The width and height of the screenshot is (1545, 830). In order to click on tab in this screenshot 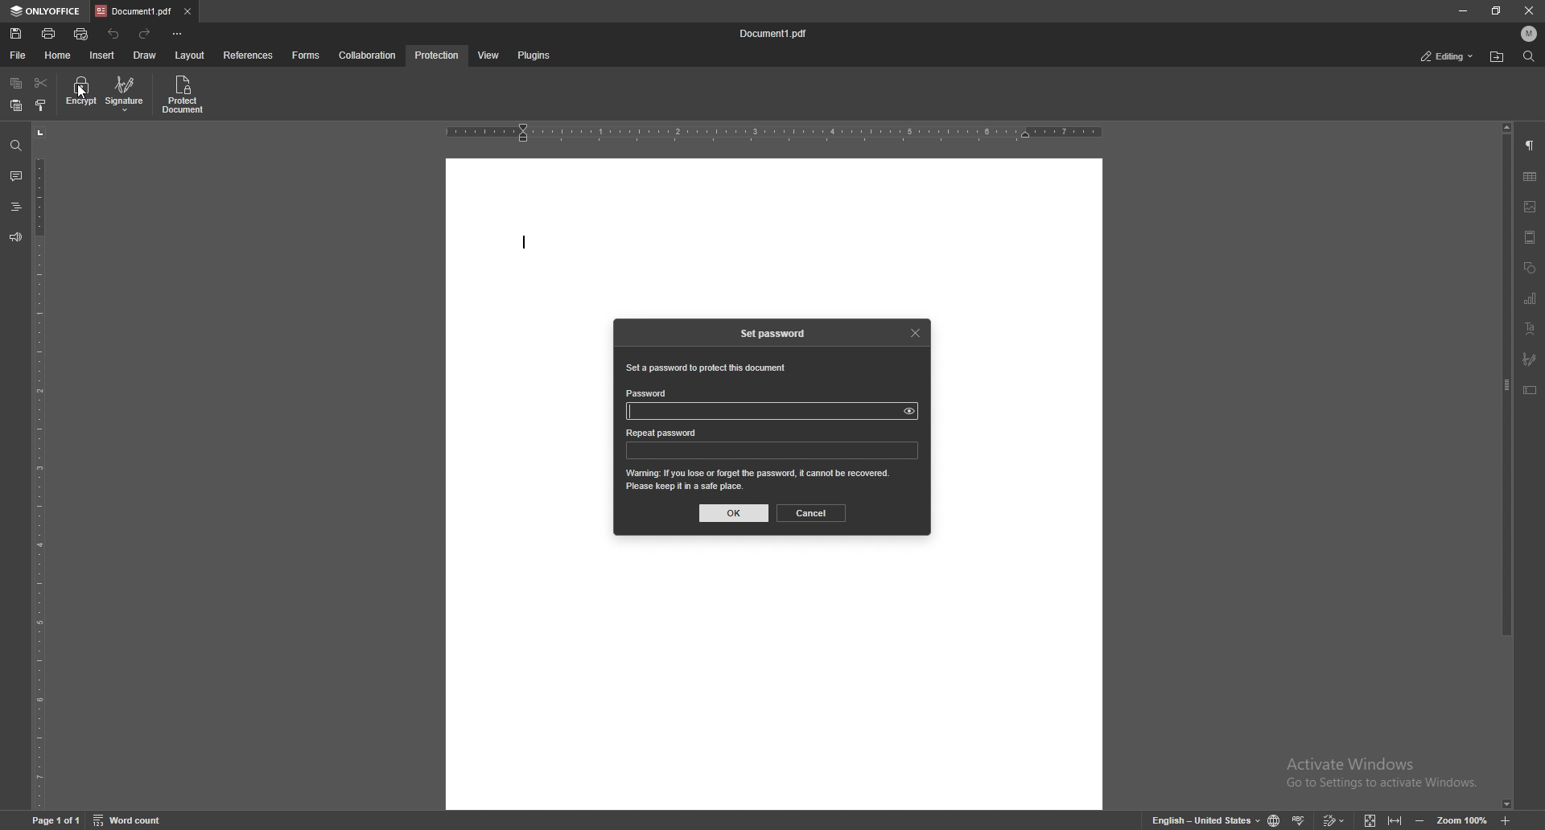, I will do `click(134, 12)`.